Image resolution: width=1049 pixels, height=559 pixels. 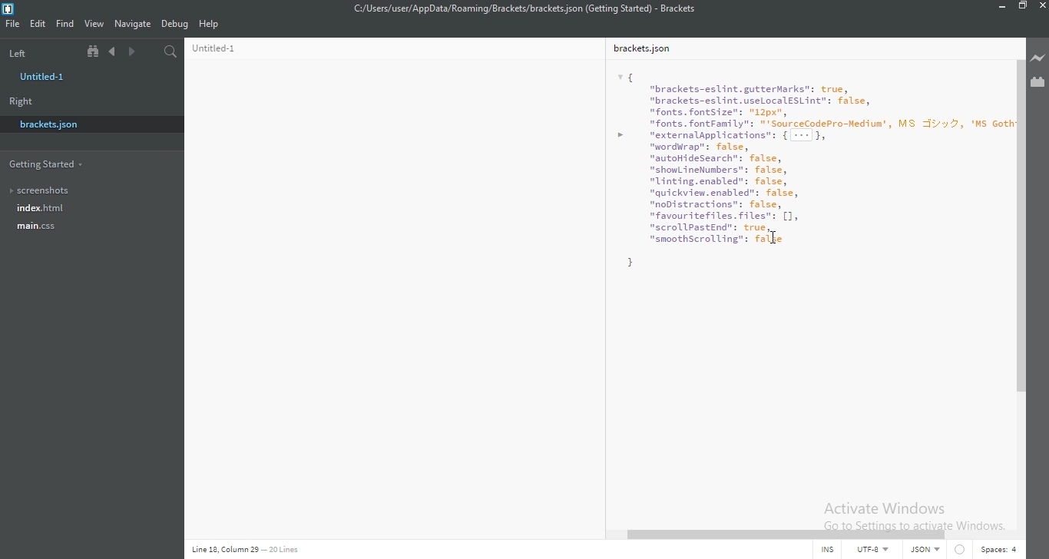 What do you see at coordinates (134, 23) in the screenshot?
I see `Navigate` at bounding box center [134, 23].